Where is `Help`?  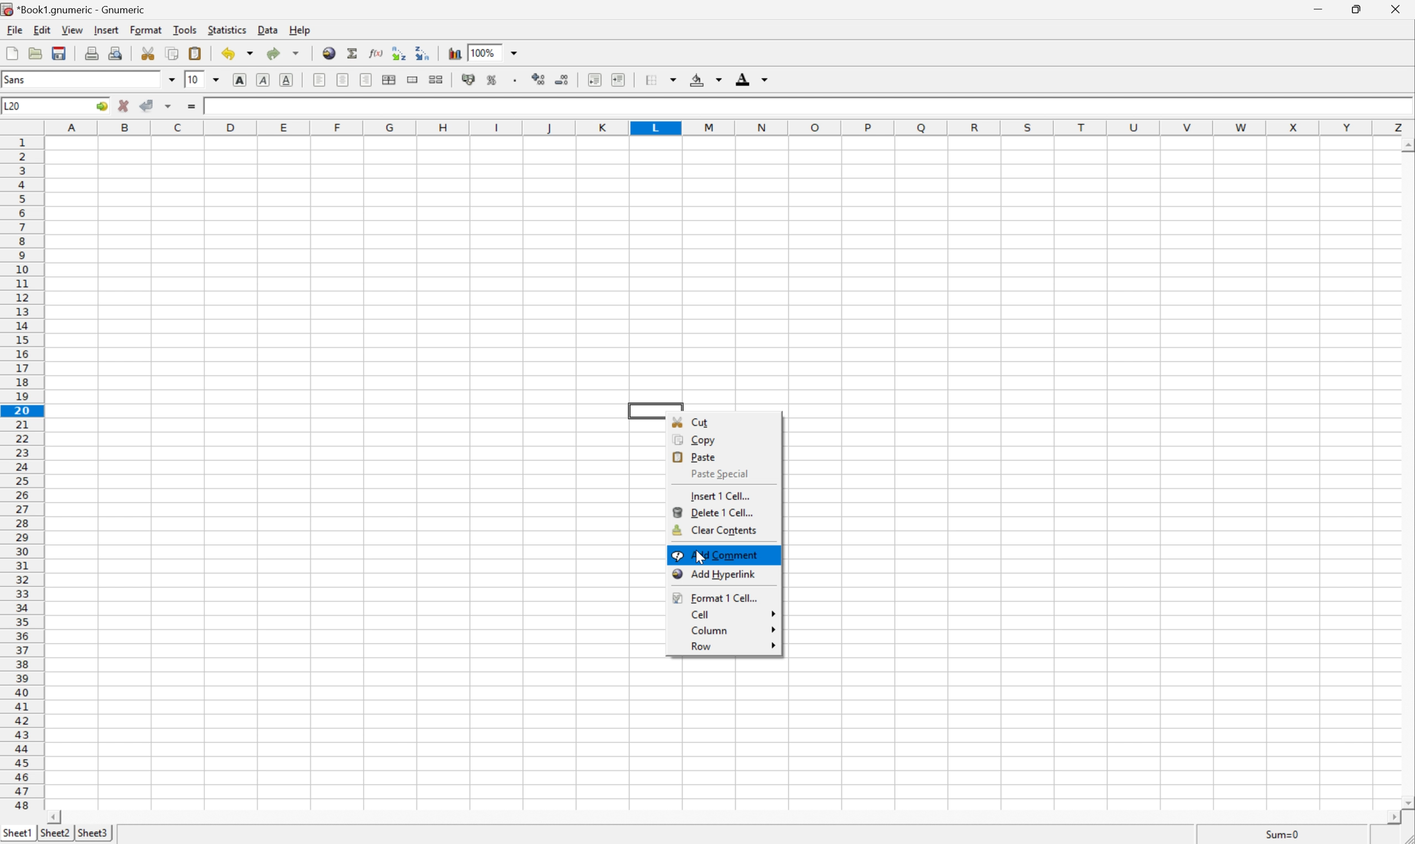 Help is located at coordinates (300, 30).